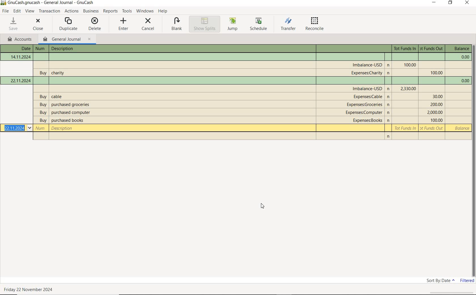  Describe the element at coordinates (69, 24) in the screenshot. I see `DUPLICATE` at that location.